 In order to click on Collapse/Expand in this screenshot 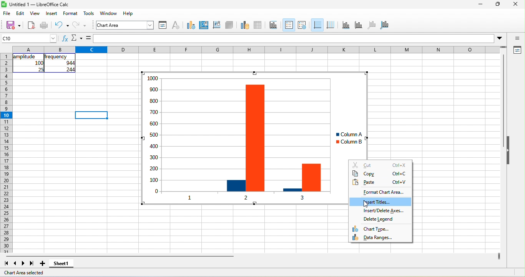, I will do `click(508, 150)`.